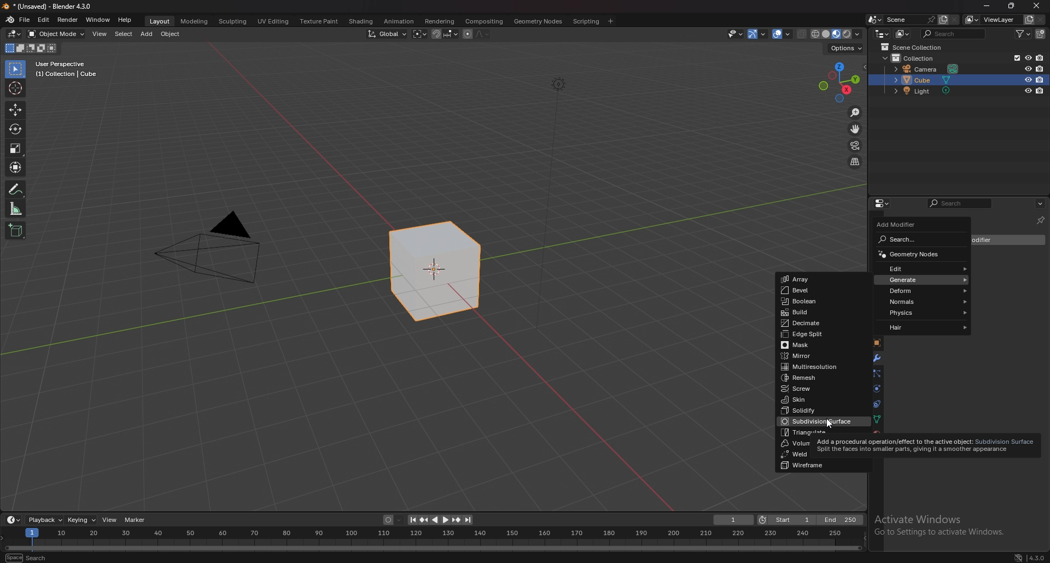 Image resolution: width=1050 pixels, height=563 pixels. What do you see at coordinates (759, 34) in the screenshot?
I see `gizmo` at bounding box center [759, 34].